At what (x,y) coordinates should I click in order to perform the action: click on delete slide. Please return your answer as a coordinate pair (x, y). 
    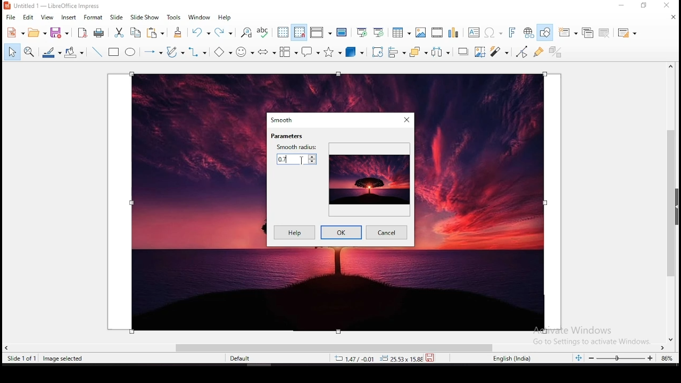
    Looking at the image, I should click on (604, 32).